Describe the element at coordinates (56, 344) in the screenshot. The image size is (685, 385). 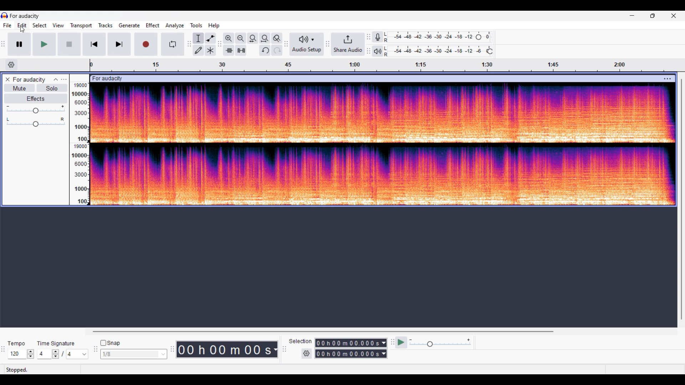
I see `Indicates time signature settings ` at that location.